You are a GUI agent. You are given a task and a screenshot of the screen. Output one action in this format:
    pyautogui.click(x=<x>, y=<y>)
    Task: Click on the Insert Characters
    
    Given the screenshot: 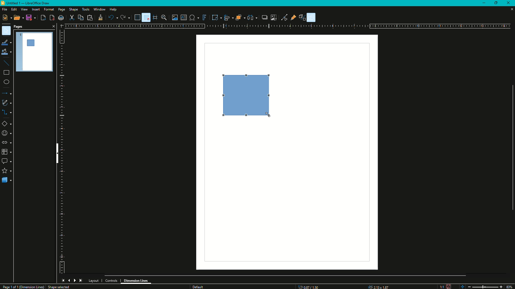 What is the action you would take?
    pyautogui.click(x=6, y=134)
    